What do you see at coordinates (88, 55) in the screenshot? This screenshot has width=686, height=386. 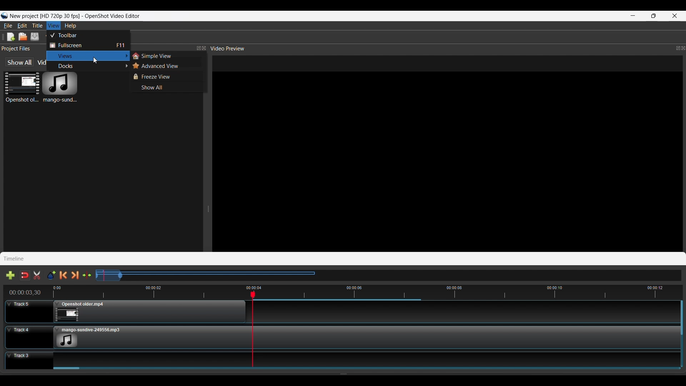 I see `Views` at bounding box center [88, 55].